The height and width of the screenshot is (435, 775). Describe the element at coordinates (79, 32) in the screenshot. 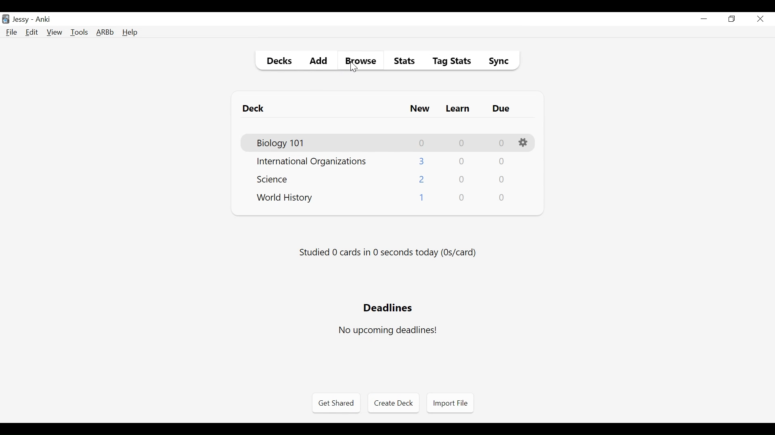

I see `Tools` at that location.